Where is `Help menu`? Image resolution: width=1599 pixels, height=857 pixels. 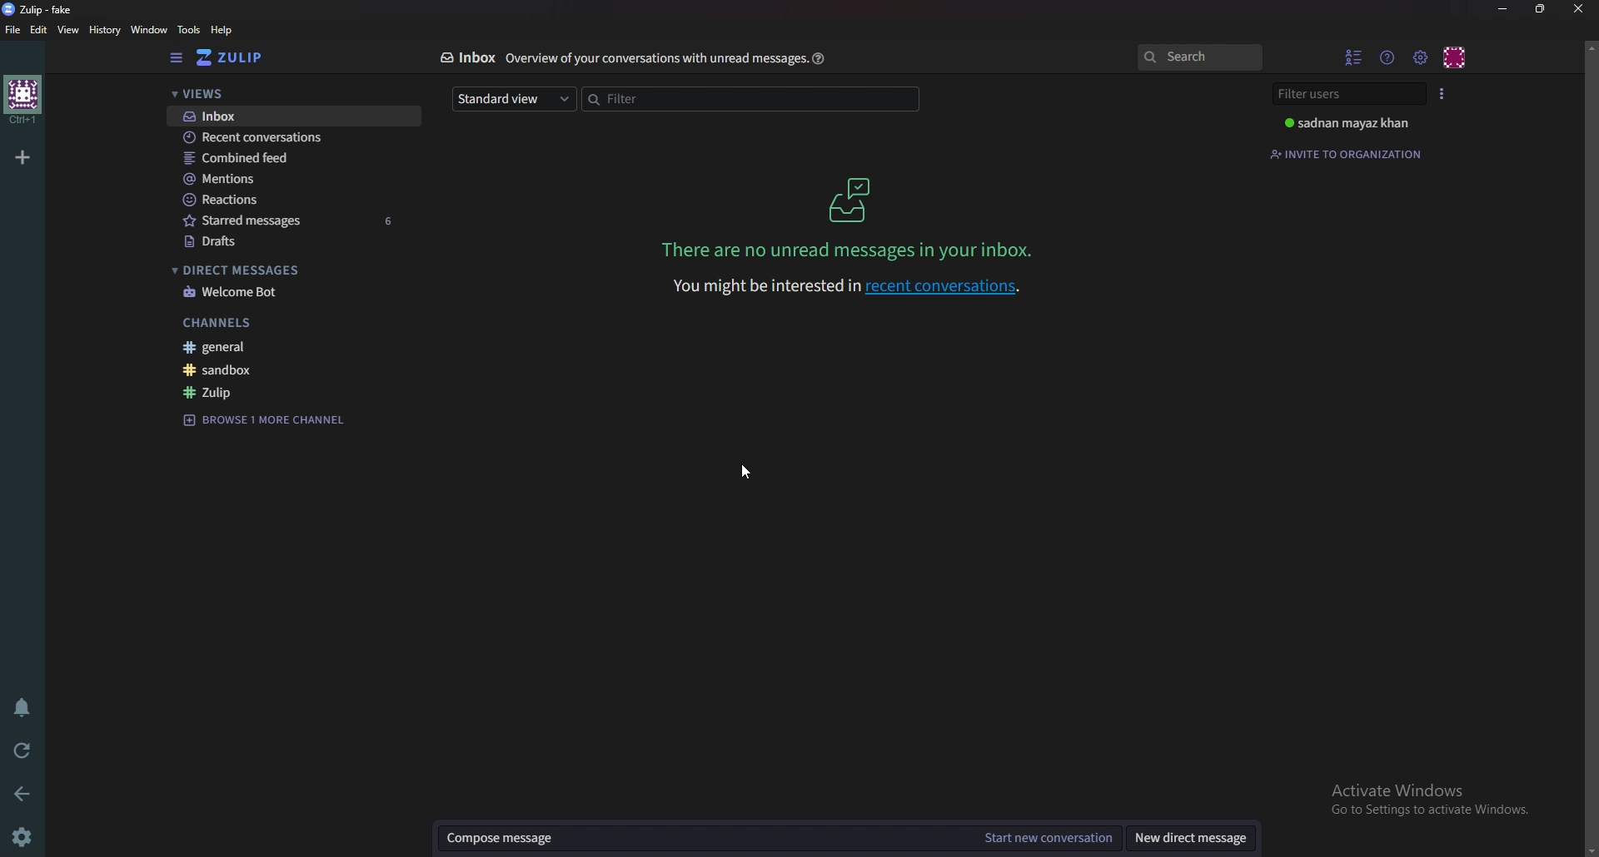 Help menu is located at coordinates (1386, 57).